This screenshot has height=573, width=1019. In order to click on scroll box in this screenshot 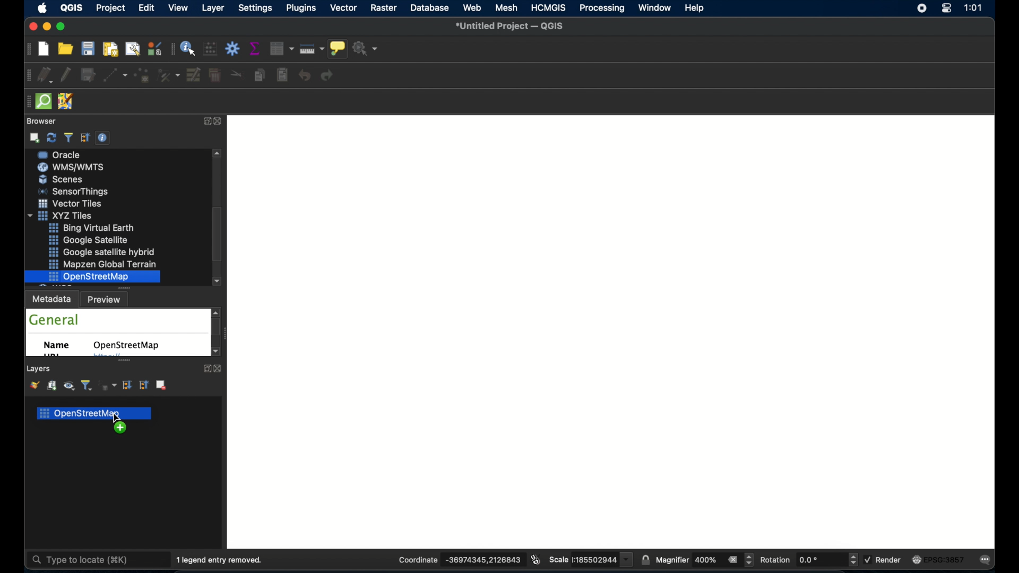, I will do `click(218, 328)`.